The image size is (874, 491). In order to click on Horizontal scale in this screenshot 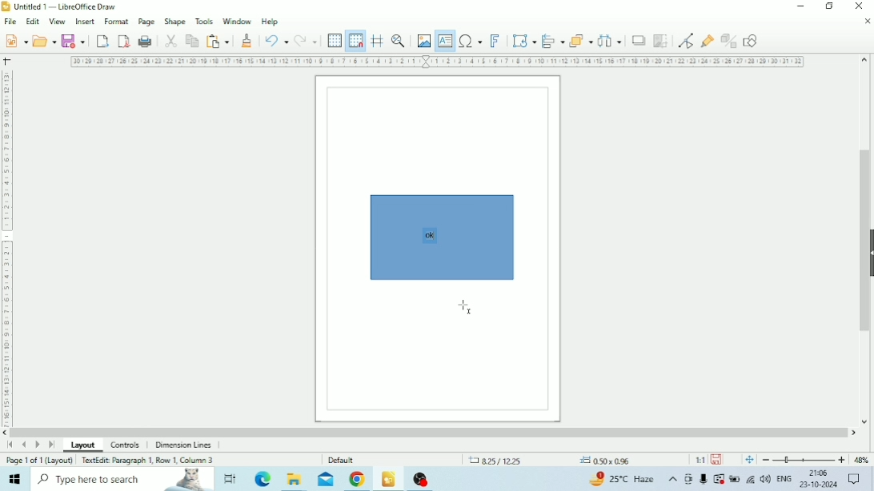, I will do `click(439, 62)`.